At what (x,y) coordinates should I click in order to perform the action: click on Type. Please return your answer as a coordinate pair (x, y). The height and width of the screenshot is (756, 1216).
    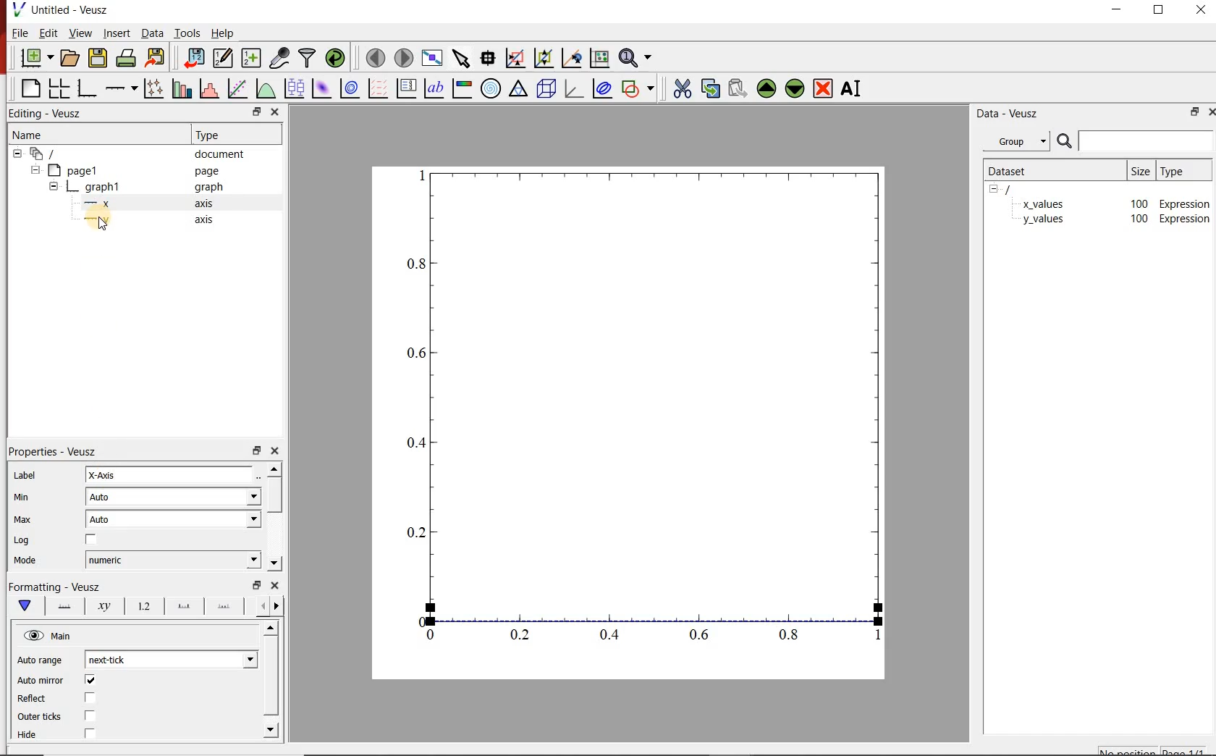
    Looking at the image, I should click on (218, 135).